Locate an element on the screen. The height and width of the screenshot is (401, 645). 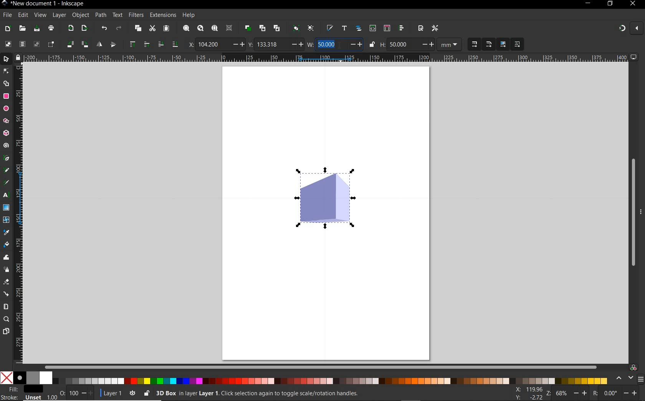
zoom selection is located at coordinates (186, 28).